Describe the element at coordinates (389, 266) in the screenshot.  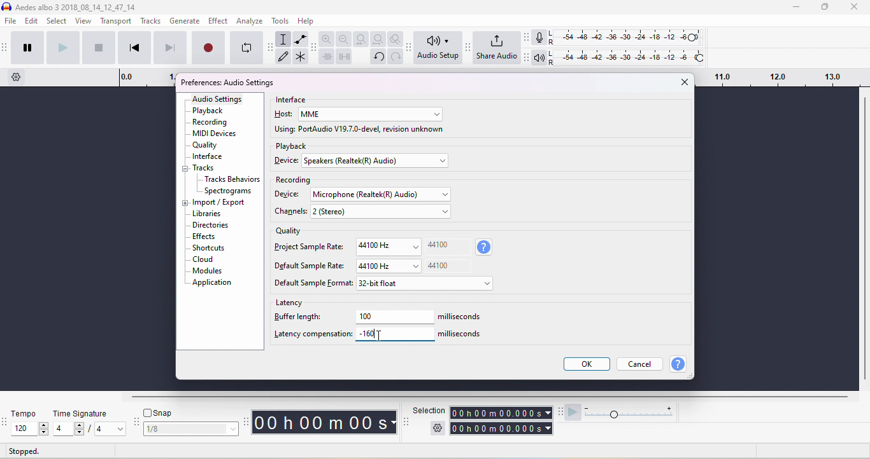
I see `44100 Hz` at that location.